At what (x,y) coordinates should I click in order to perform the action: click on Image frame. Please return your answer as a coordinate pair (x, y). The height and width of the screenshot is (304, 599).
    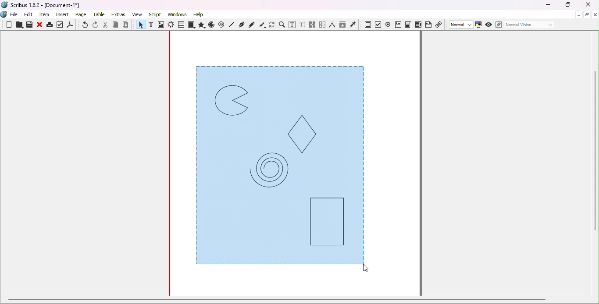
    Looking at the image, I should click on (162, 25).